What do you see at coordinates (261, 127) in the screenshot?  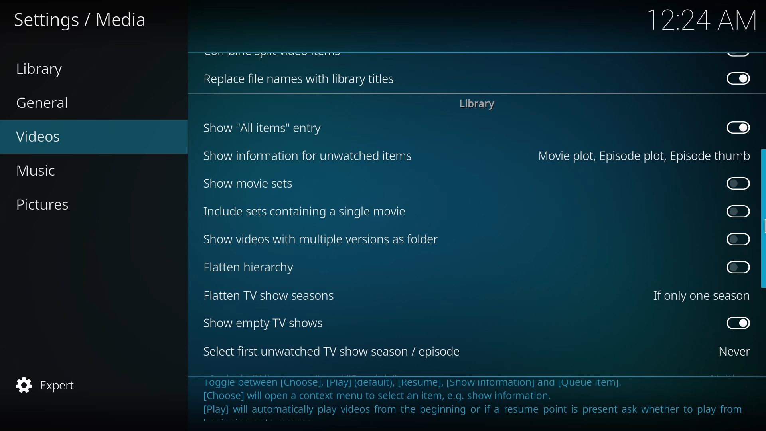 I see `show all items` at bounding box center [261, 127].